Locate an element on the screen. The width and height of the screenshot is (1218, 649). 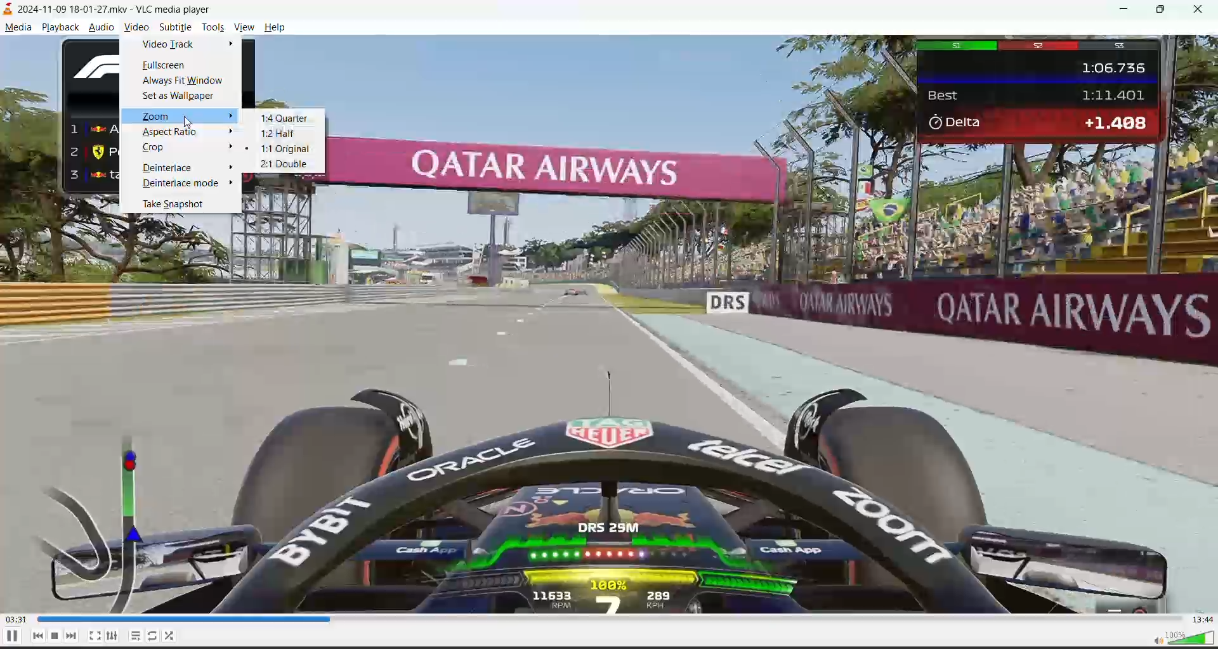
2:1 double is located at coordinates (286, 164).